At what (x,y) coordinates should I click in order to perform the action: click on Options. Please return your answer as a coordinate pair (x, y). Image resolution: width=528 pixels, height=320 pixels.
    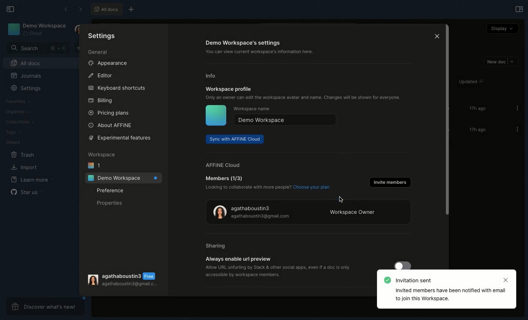
    Looking at the image, I should click on (515, 108).